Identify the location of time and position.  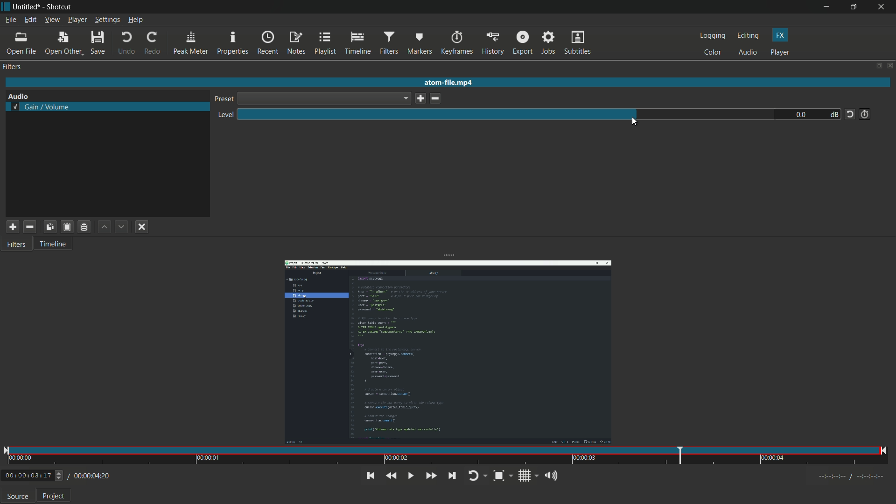
(447, 457).